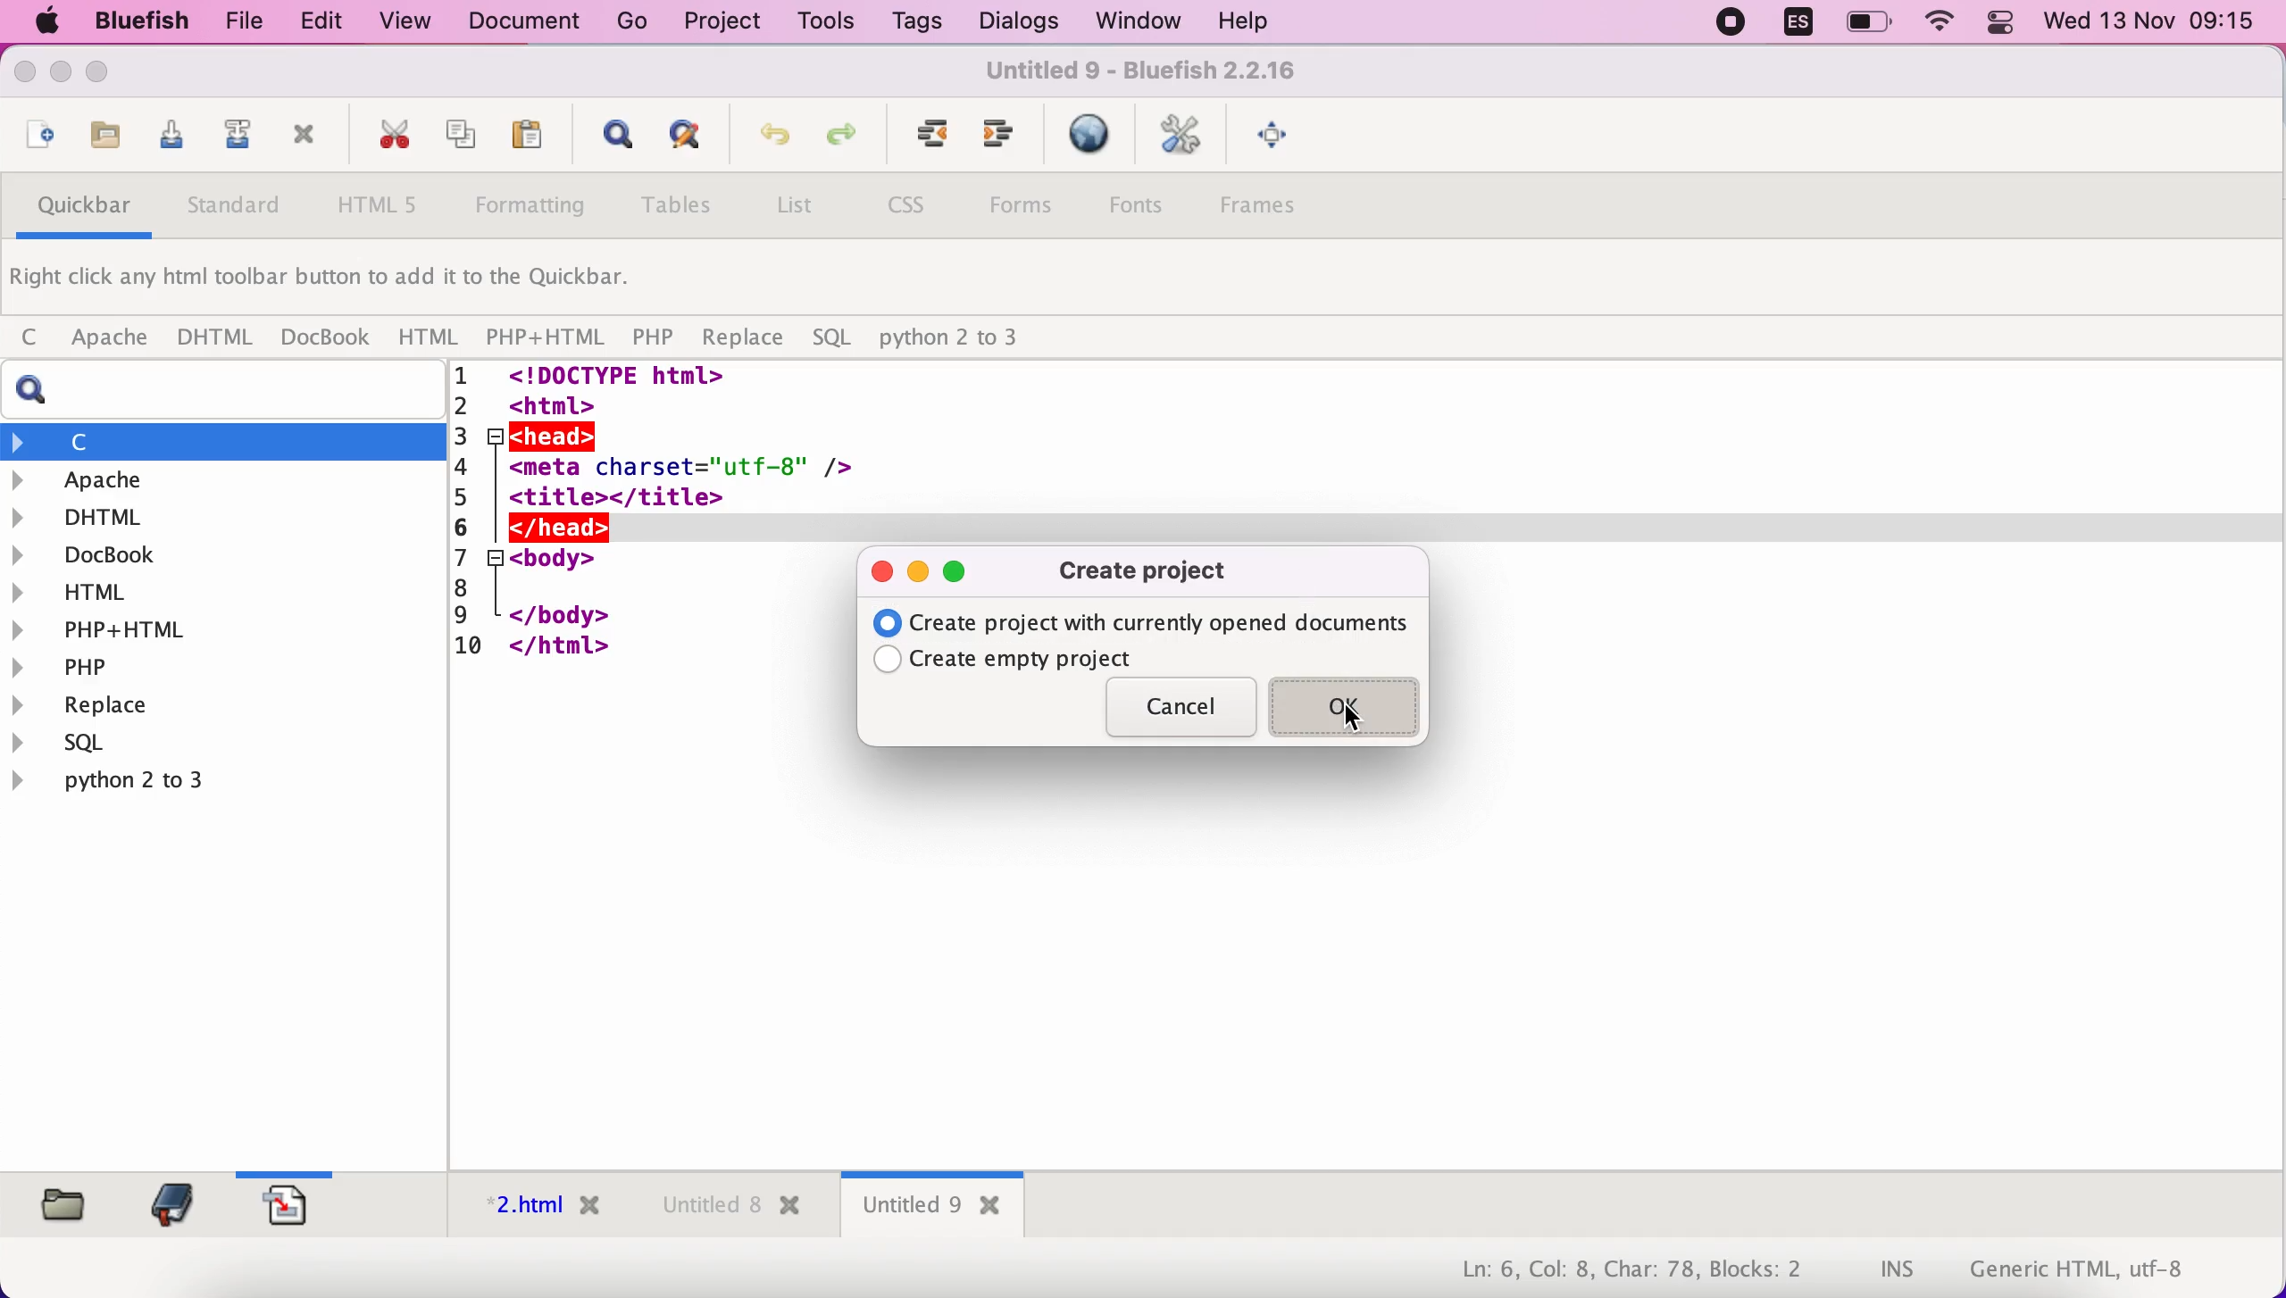 This screenshot has height=1298, width=2286. Describe the element at coordinates (2153, 23) in the screenshot. I see `time and date` at that location.